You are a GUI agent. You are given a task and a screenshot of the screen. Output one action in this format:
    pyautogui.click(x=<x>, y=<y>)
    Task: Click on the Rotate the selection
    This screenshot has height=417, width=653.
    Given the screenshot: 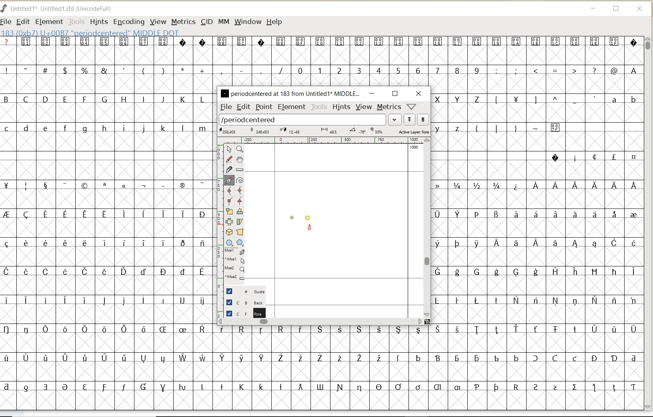 What is the action you would take?
    pyautogui.click(x=240, y=211)
    